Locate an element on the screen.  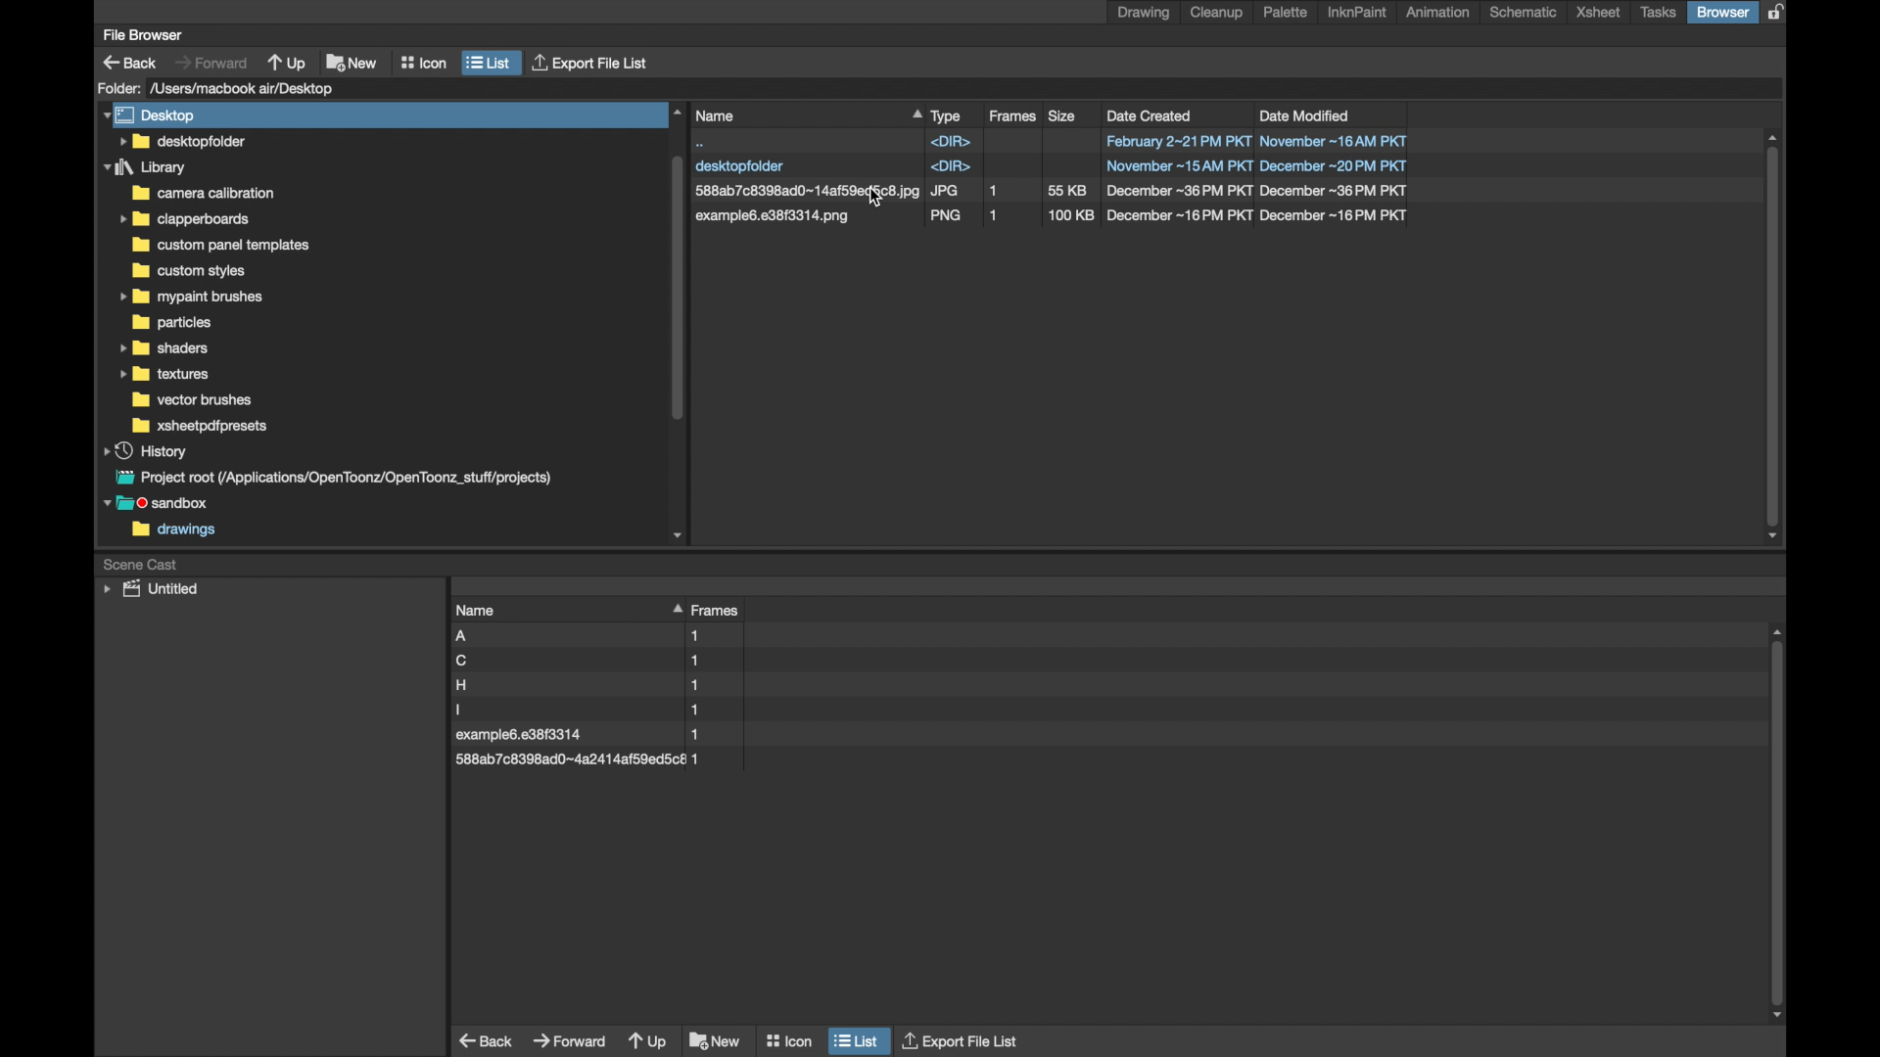
file is located at coordinates (577, 685).